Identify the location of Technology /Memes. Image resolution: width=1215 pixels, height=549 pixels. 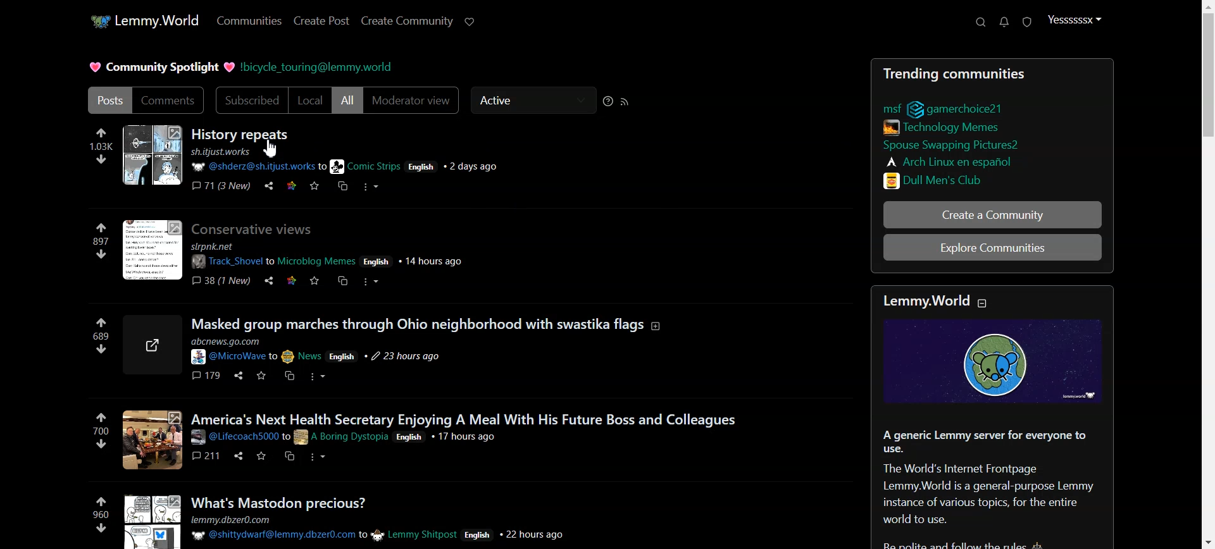
(944, 127).